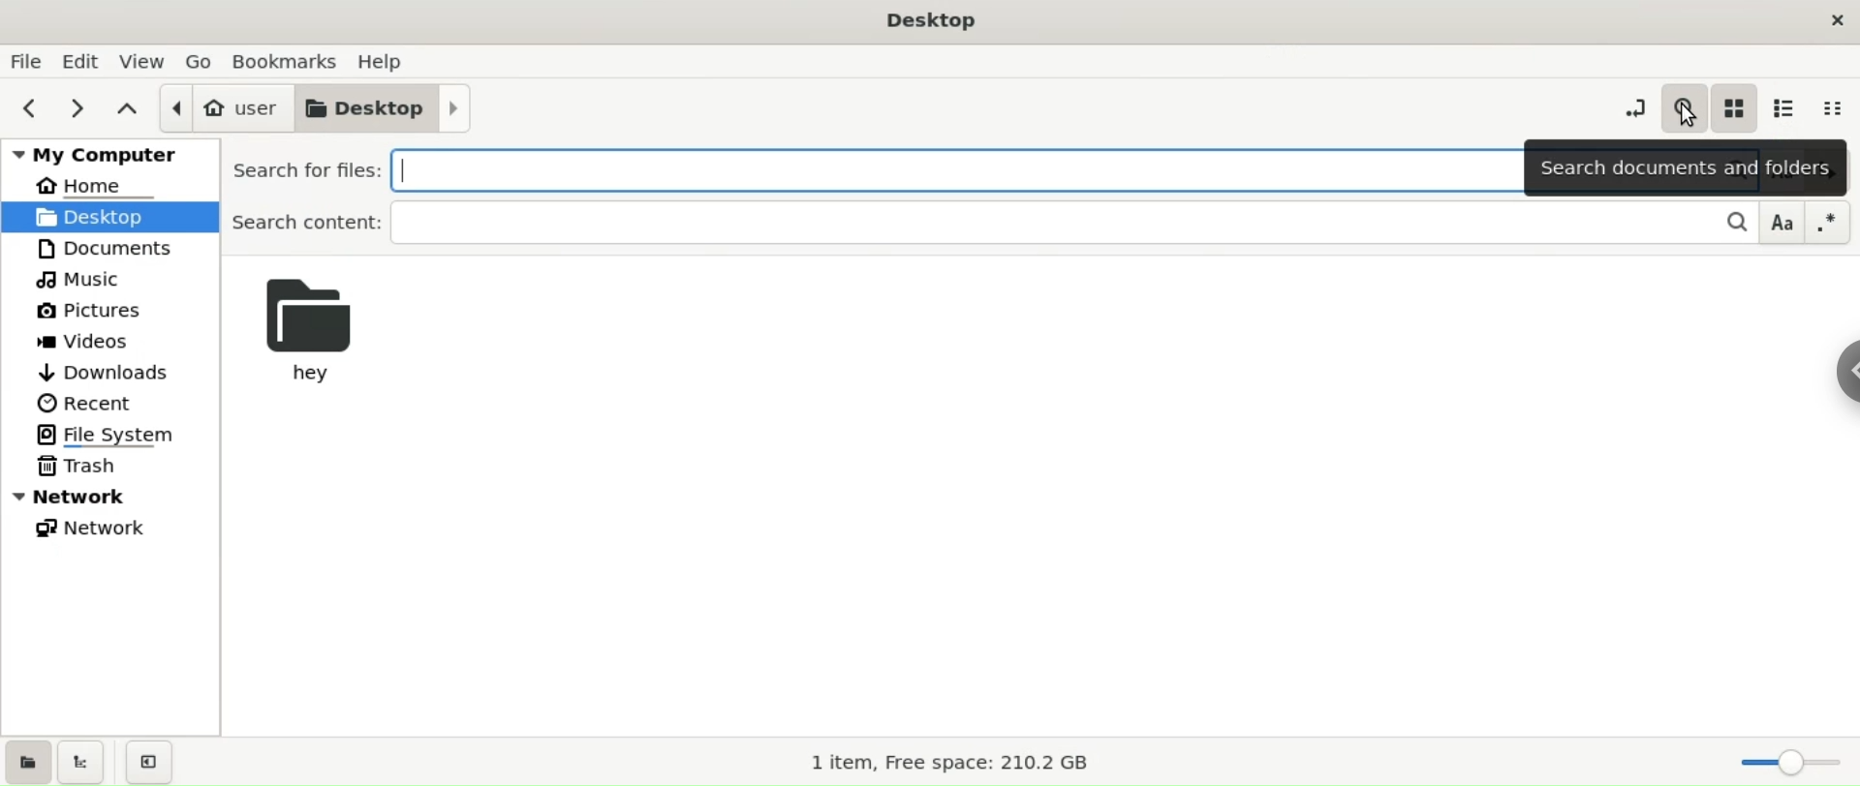 This screenshot has width=1860, height=786. Describe the element at coordinates (1628, 106) in the screenshot. I see `toggle location entry` at that location.